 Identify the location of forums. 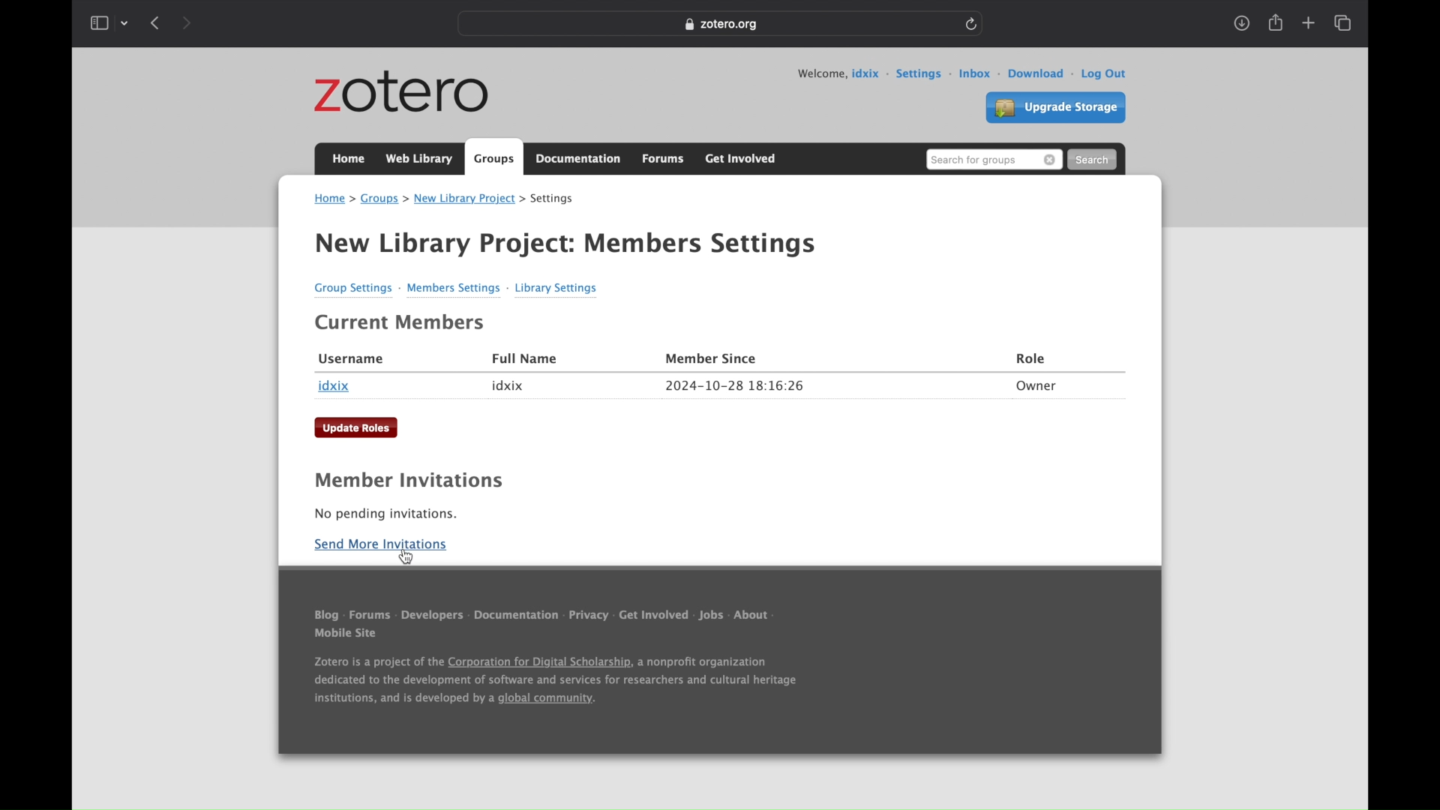
(370, 614).